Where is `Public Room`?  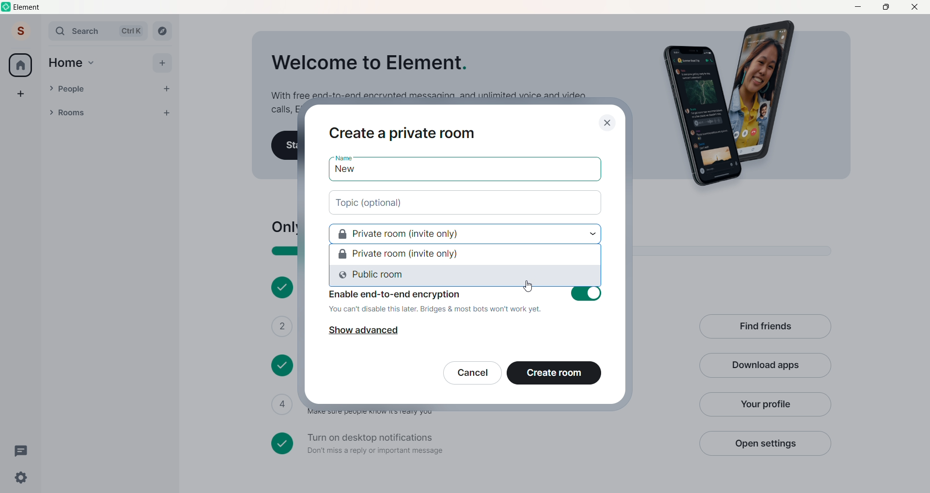 Public Room is located at coordinates (465, 277).